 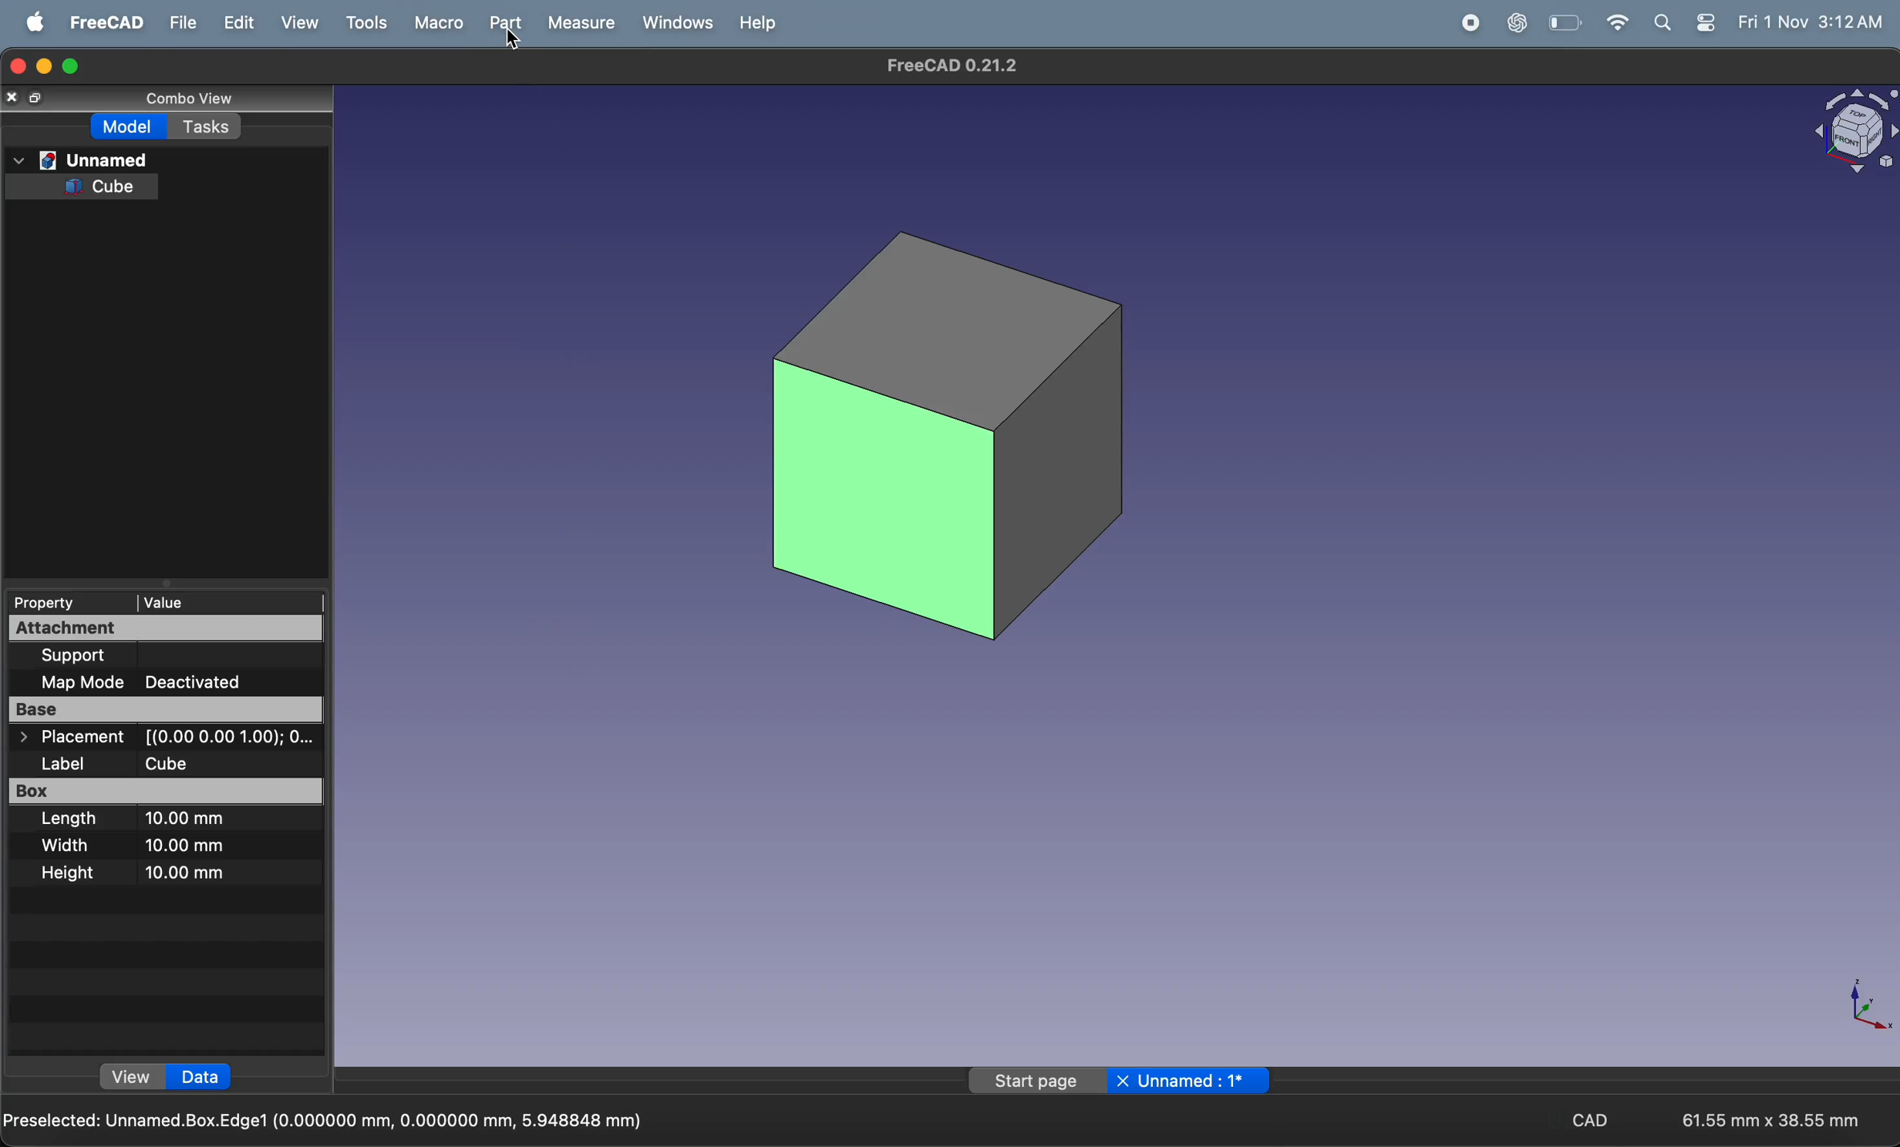 I want to click on search, so click(x=1661, y=24).